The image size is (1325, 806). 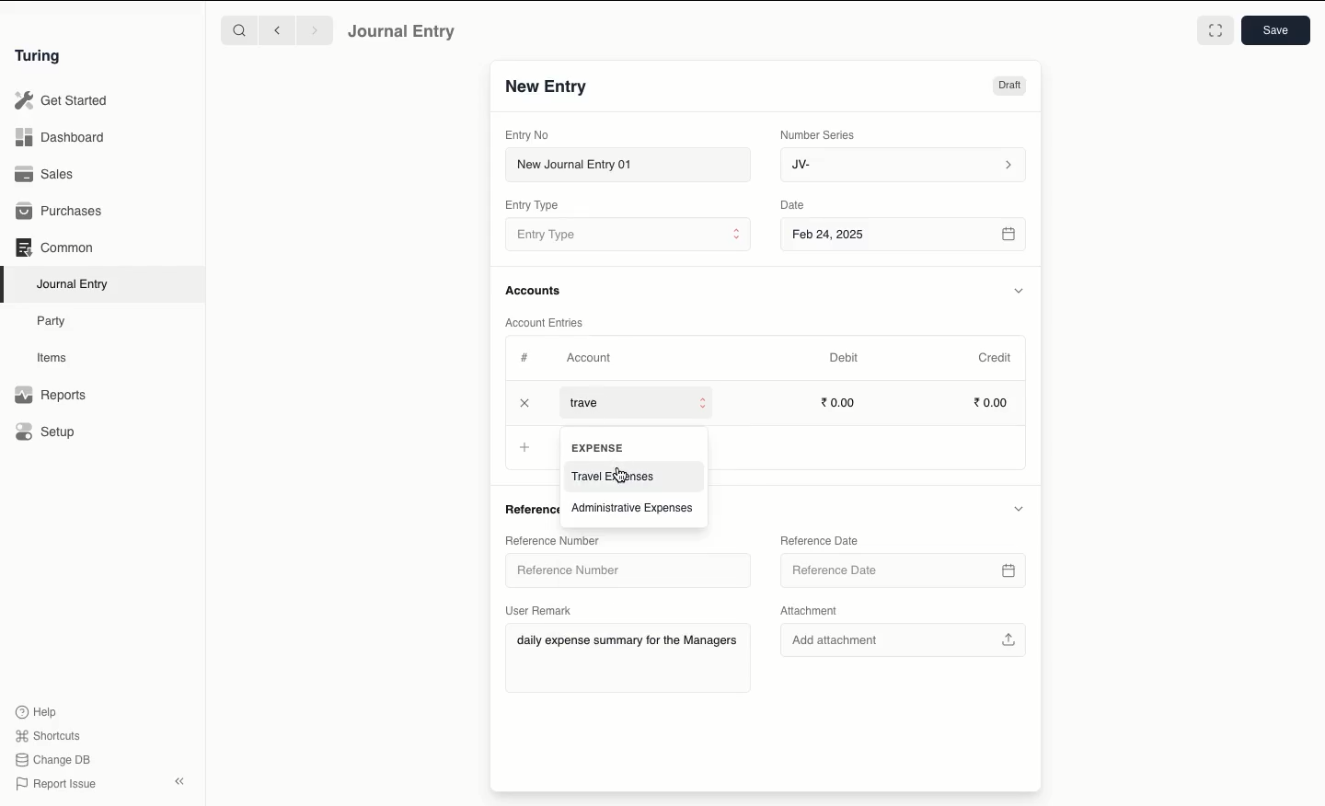 What do you see at coordinates (547, 322) in the screenshot?
I see `Account Entries` at bounding box center [547, 322].